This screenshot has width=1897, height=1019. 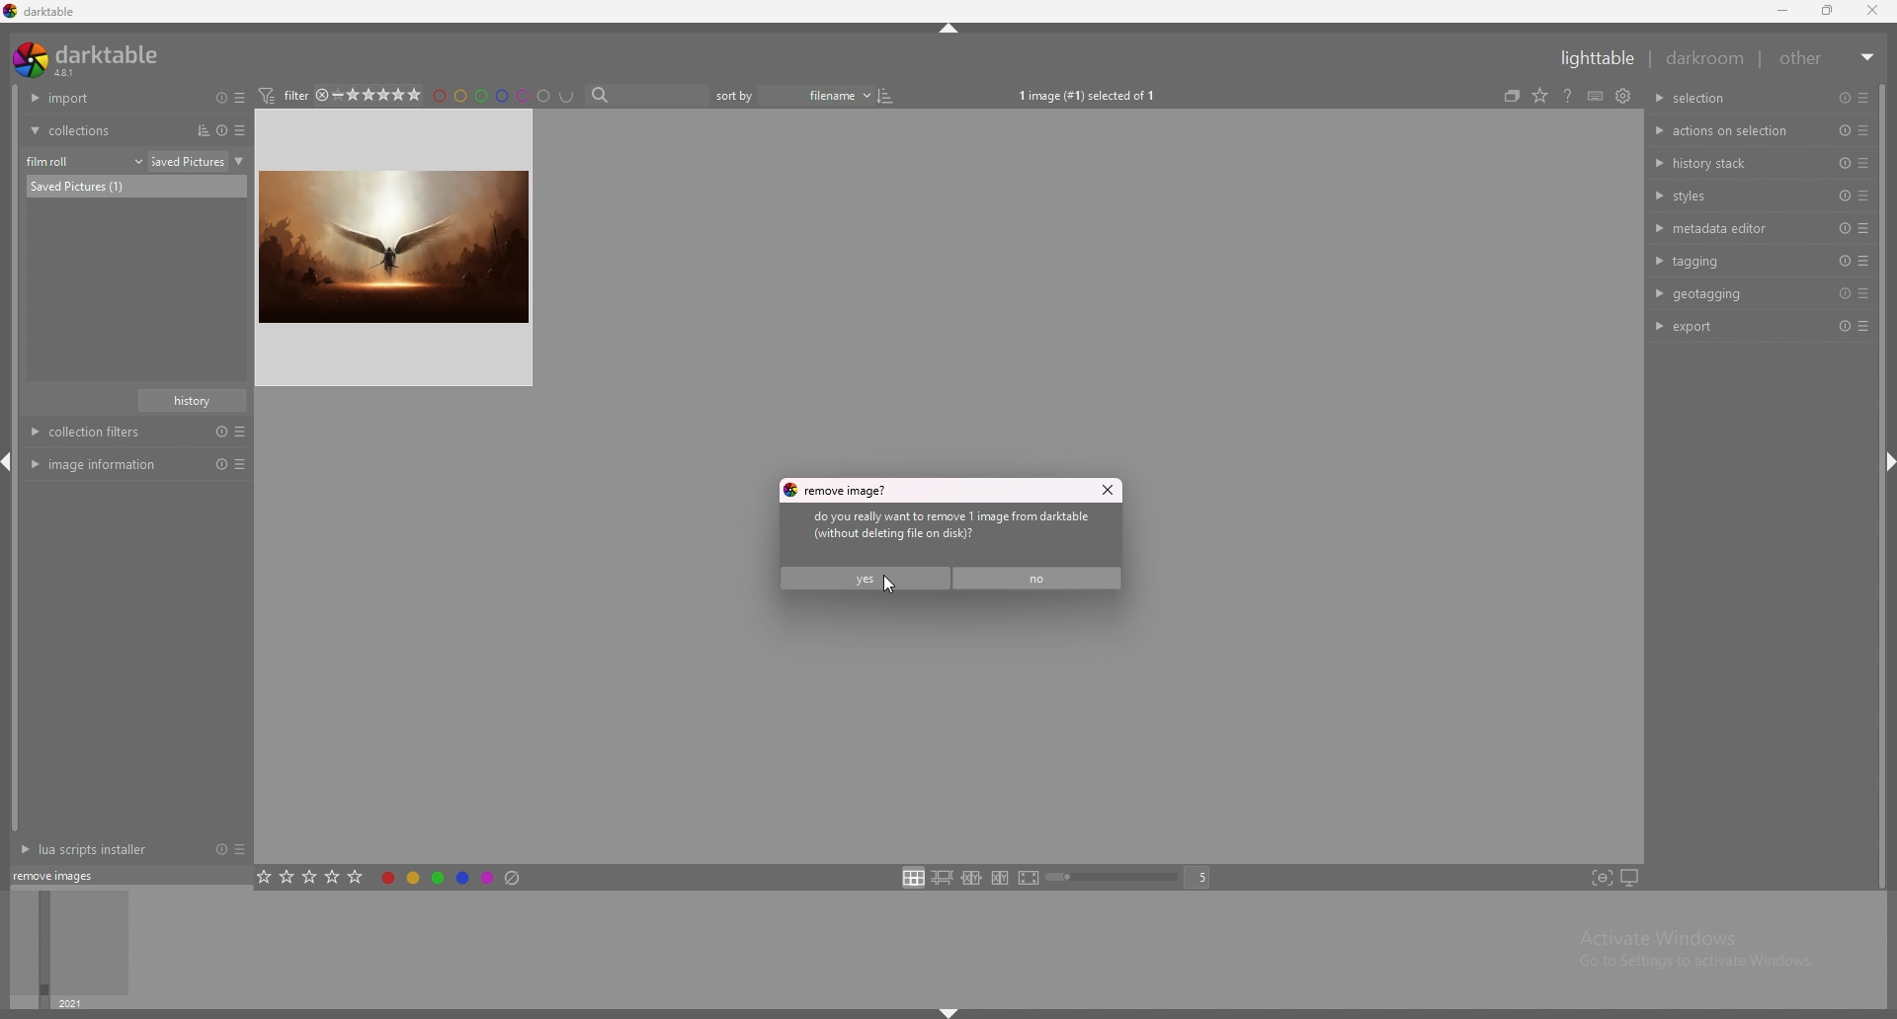 What do you see at coordinates (1115, 879) in the screenshot?
I see `zoom bar` at bounding box center [1115, 879].